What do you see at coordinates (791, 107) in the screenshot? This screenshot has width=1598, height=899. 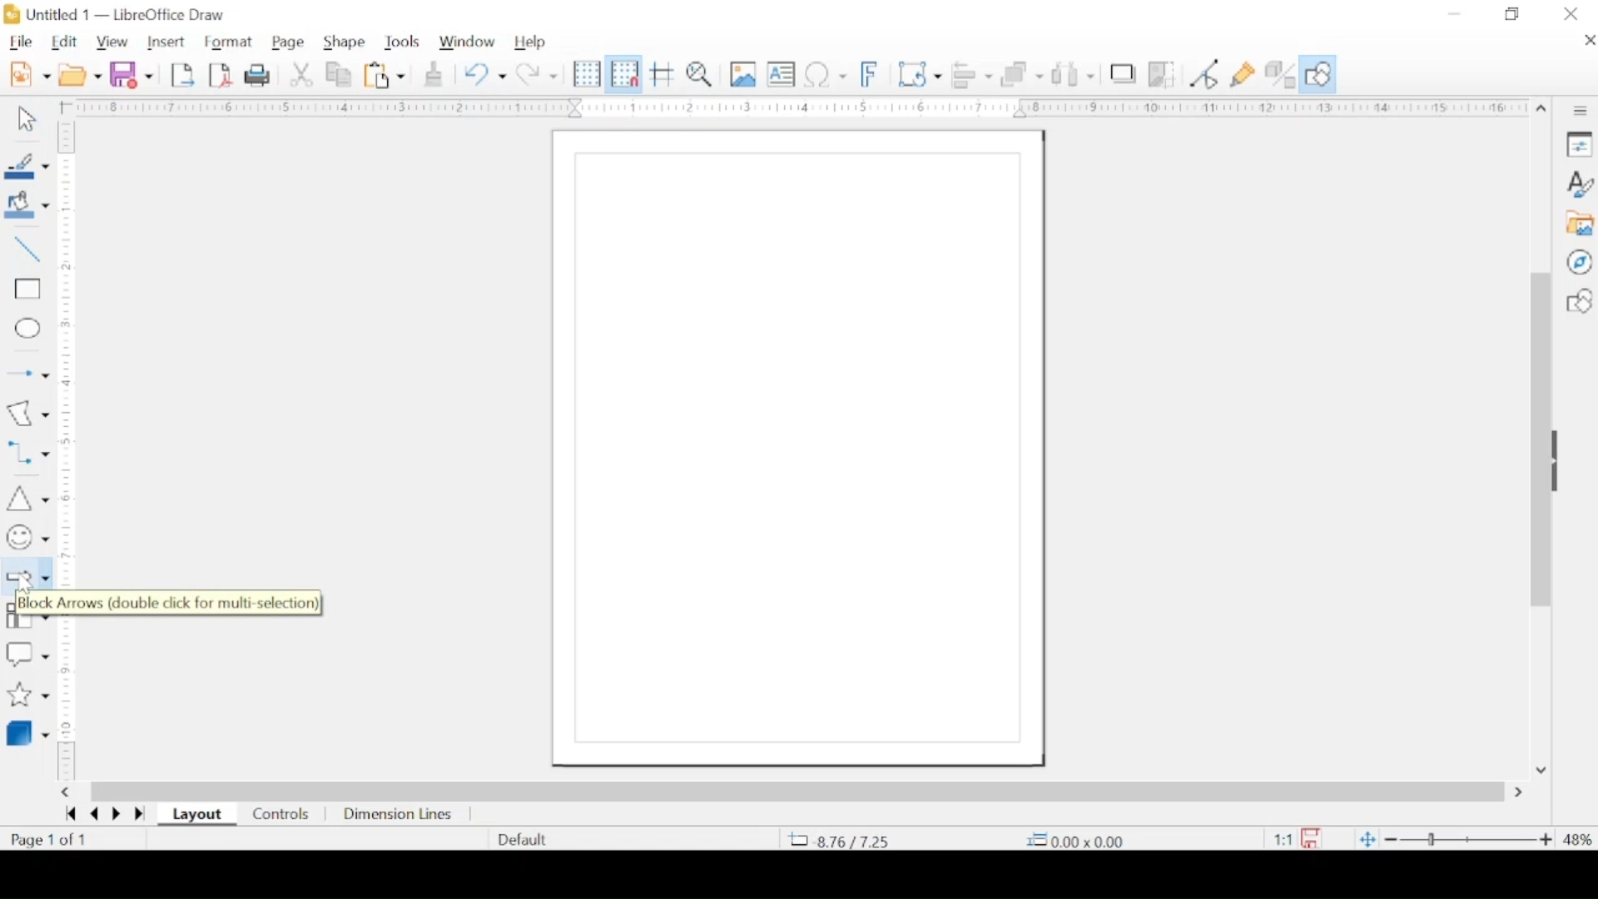 I see `margin` at bounding box center [791, 107].